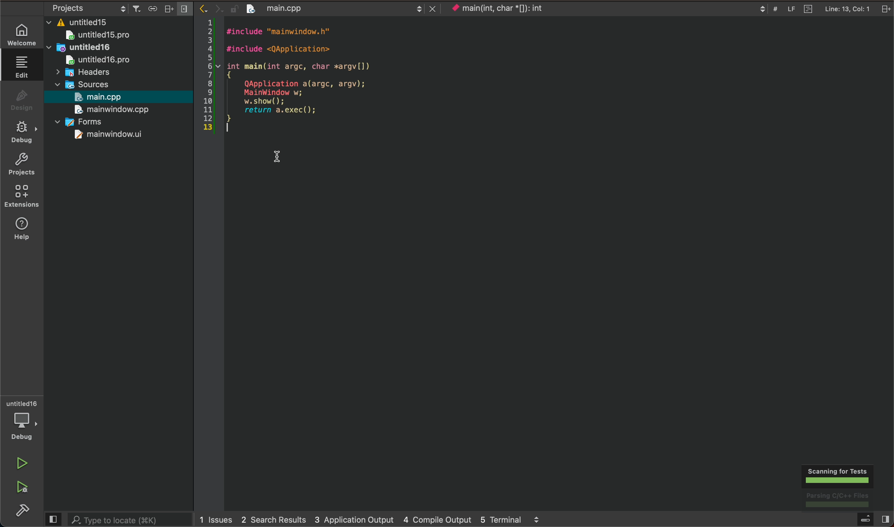 The height and width of the screenshot is (527, 894). Describe the element at coordinates (24, 33) in the screenshot. I see `welcome` at that location.